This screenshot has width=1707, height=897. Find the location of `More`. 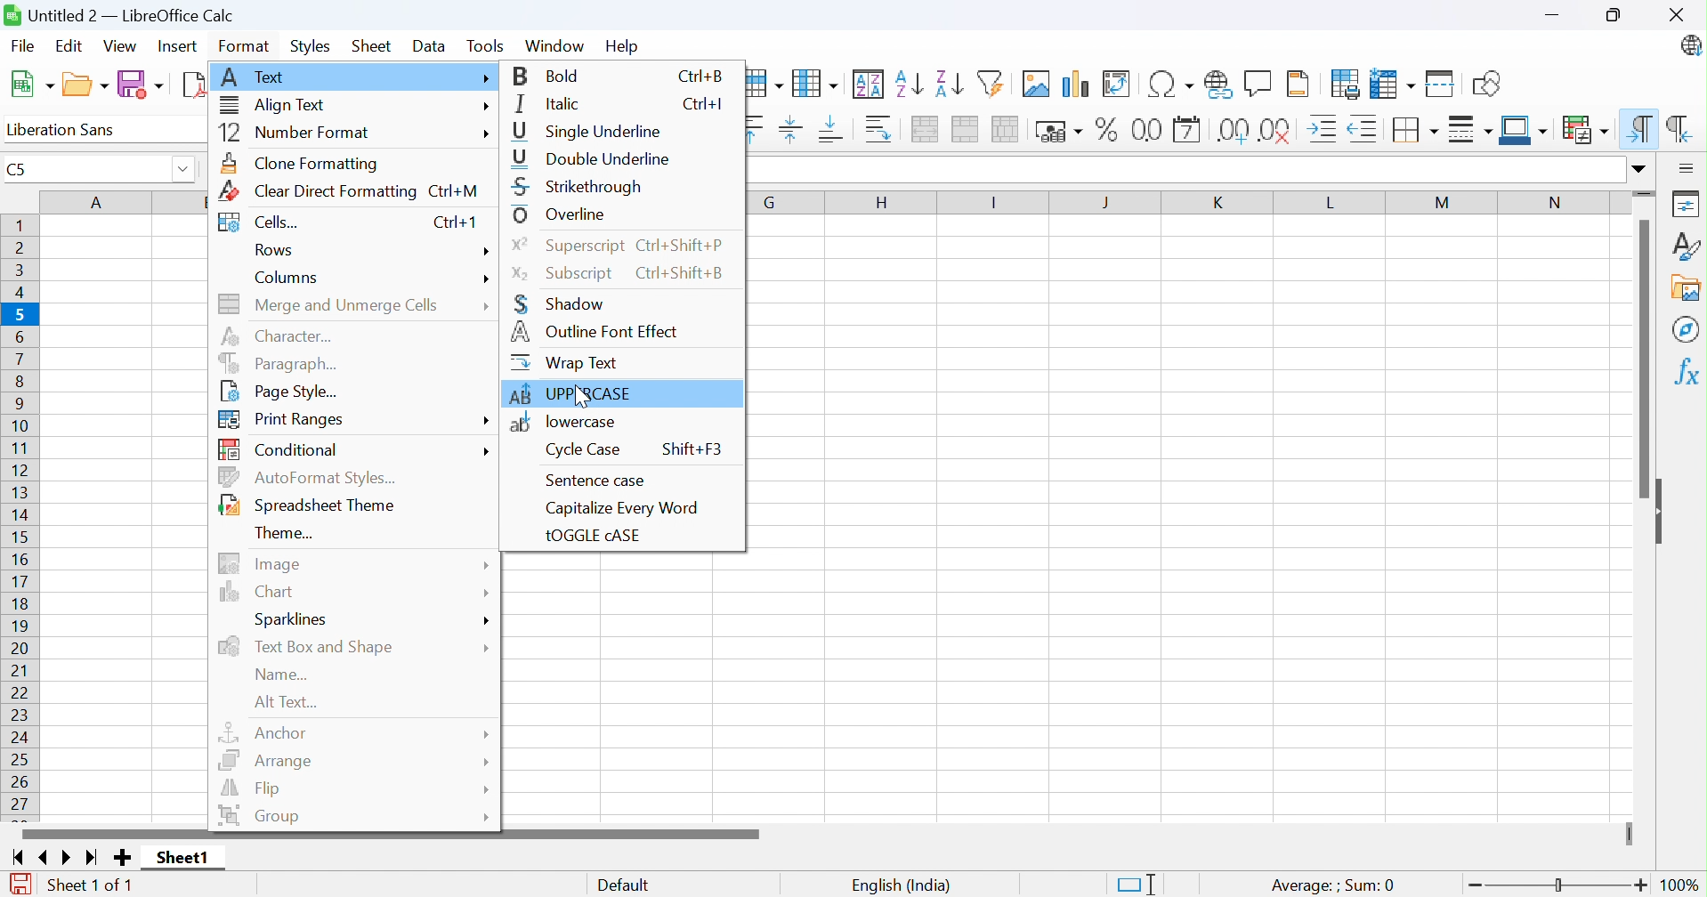

More is located at coordinates (486, 734).